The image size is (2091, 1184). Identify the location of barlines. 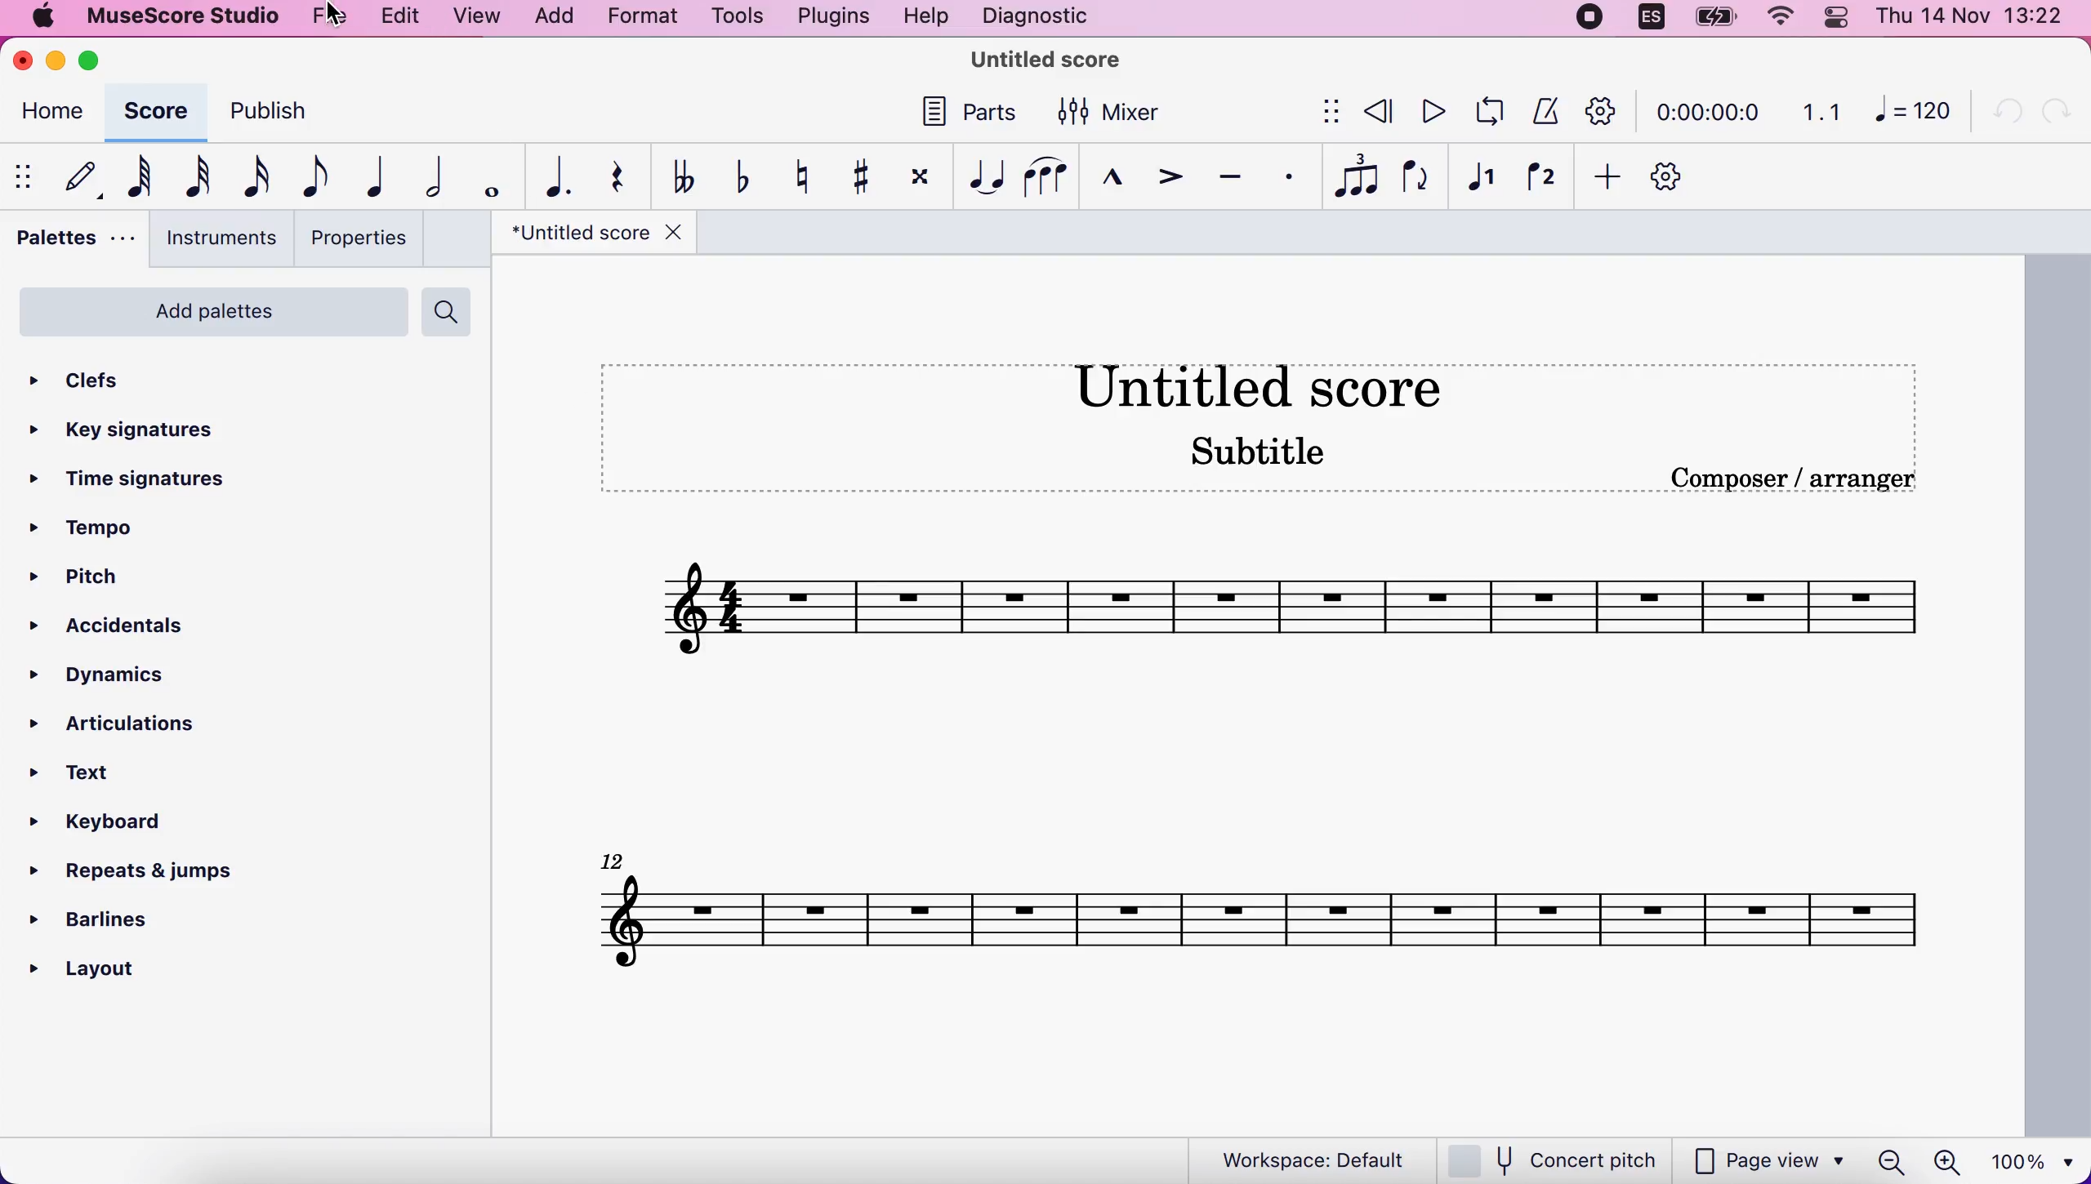
(113, 923).